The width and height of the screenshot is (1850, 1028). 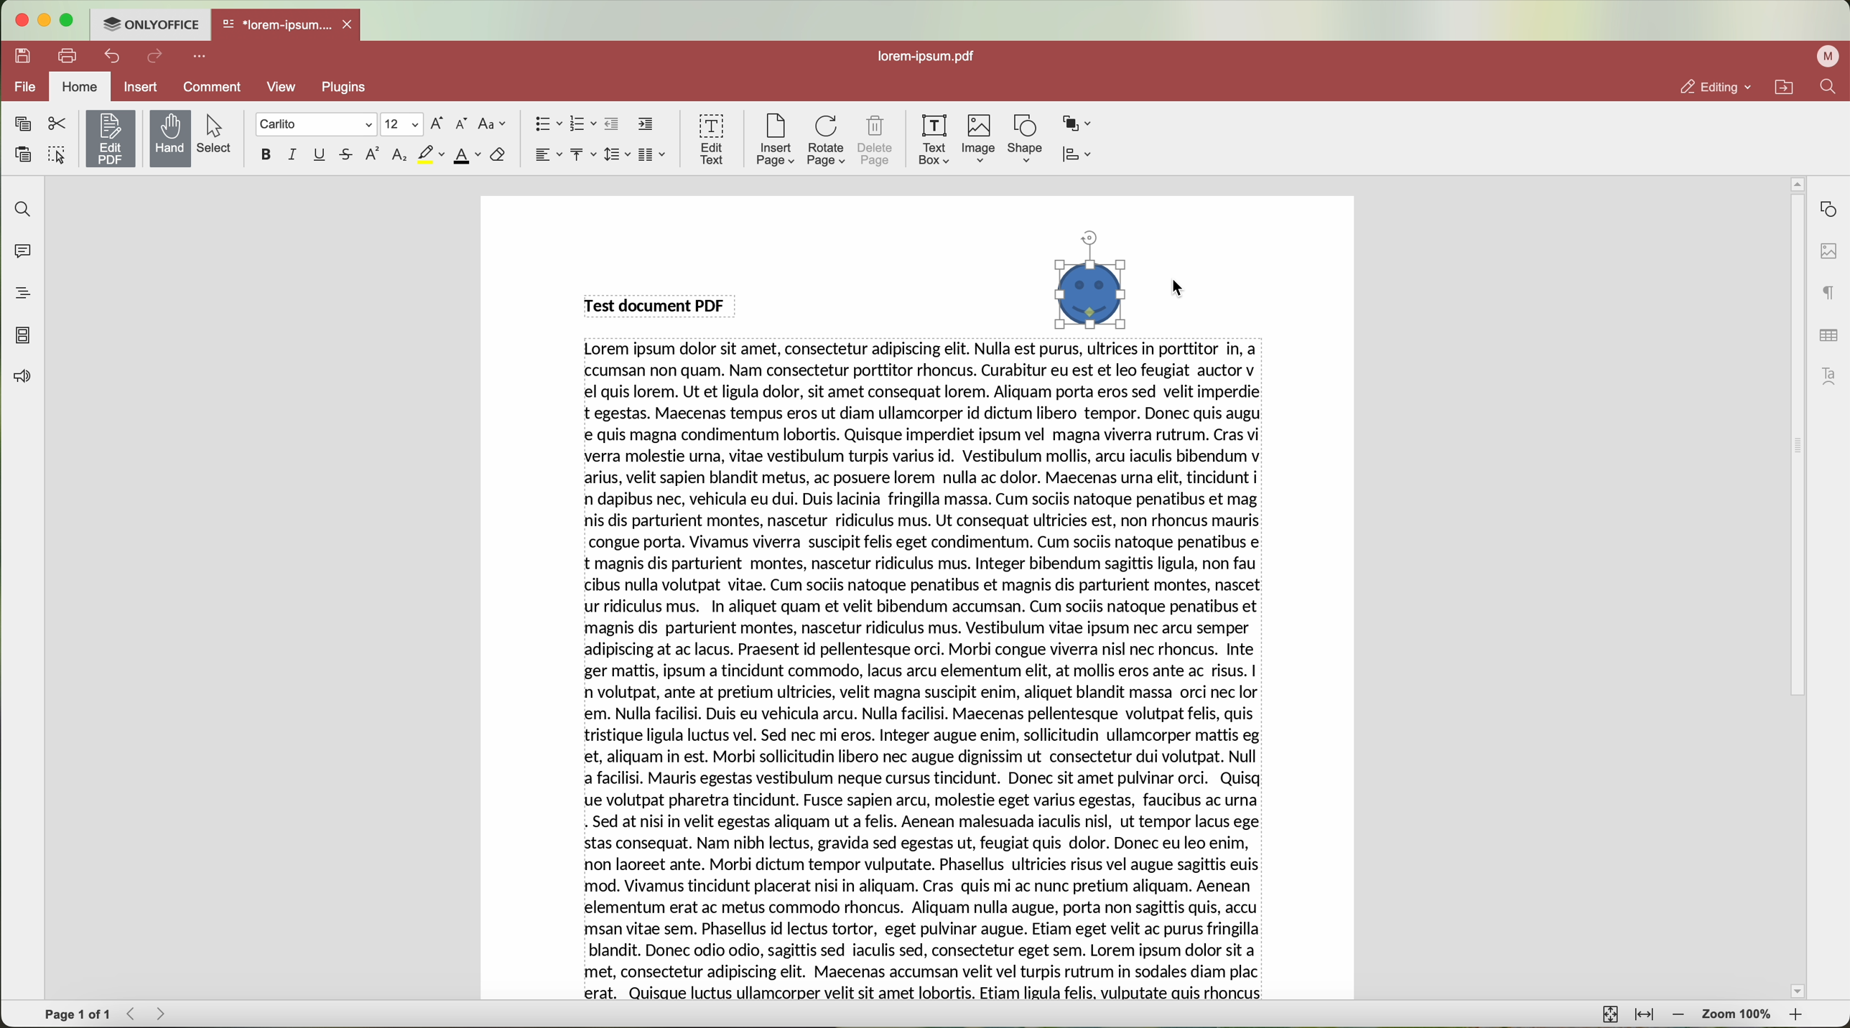 What do you see at coordinates (1646, 1016) in the screenshot?
I see `fit to width` at bounding box center [1646, 1016].